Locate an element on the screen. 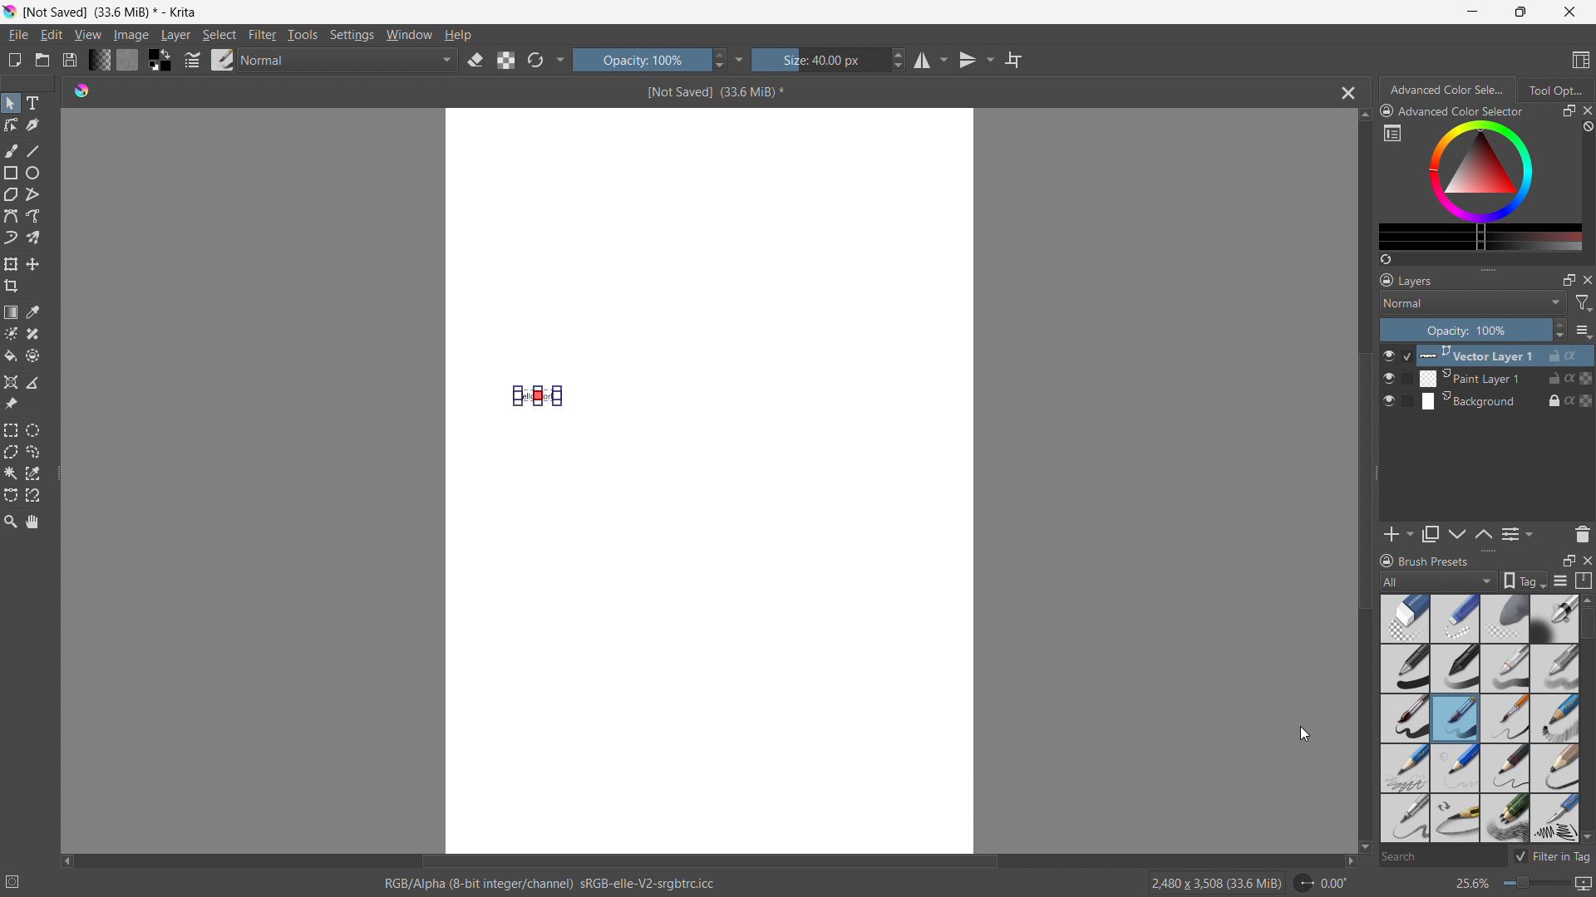 The height and width of the screenshot is (897, 1596). add layer is located at coordinates (1398, 534).